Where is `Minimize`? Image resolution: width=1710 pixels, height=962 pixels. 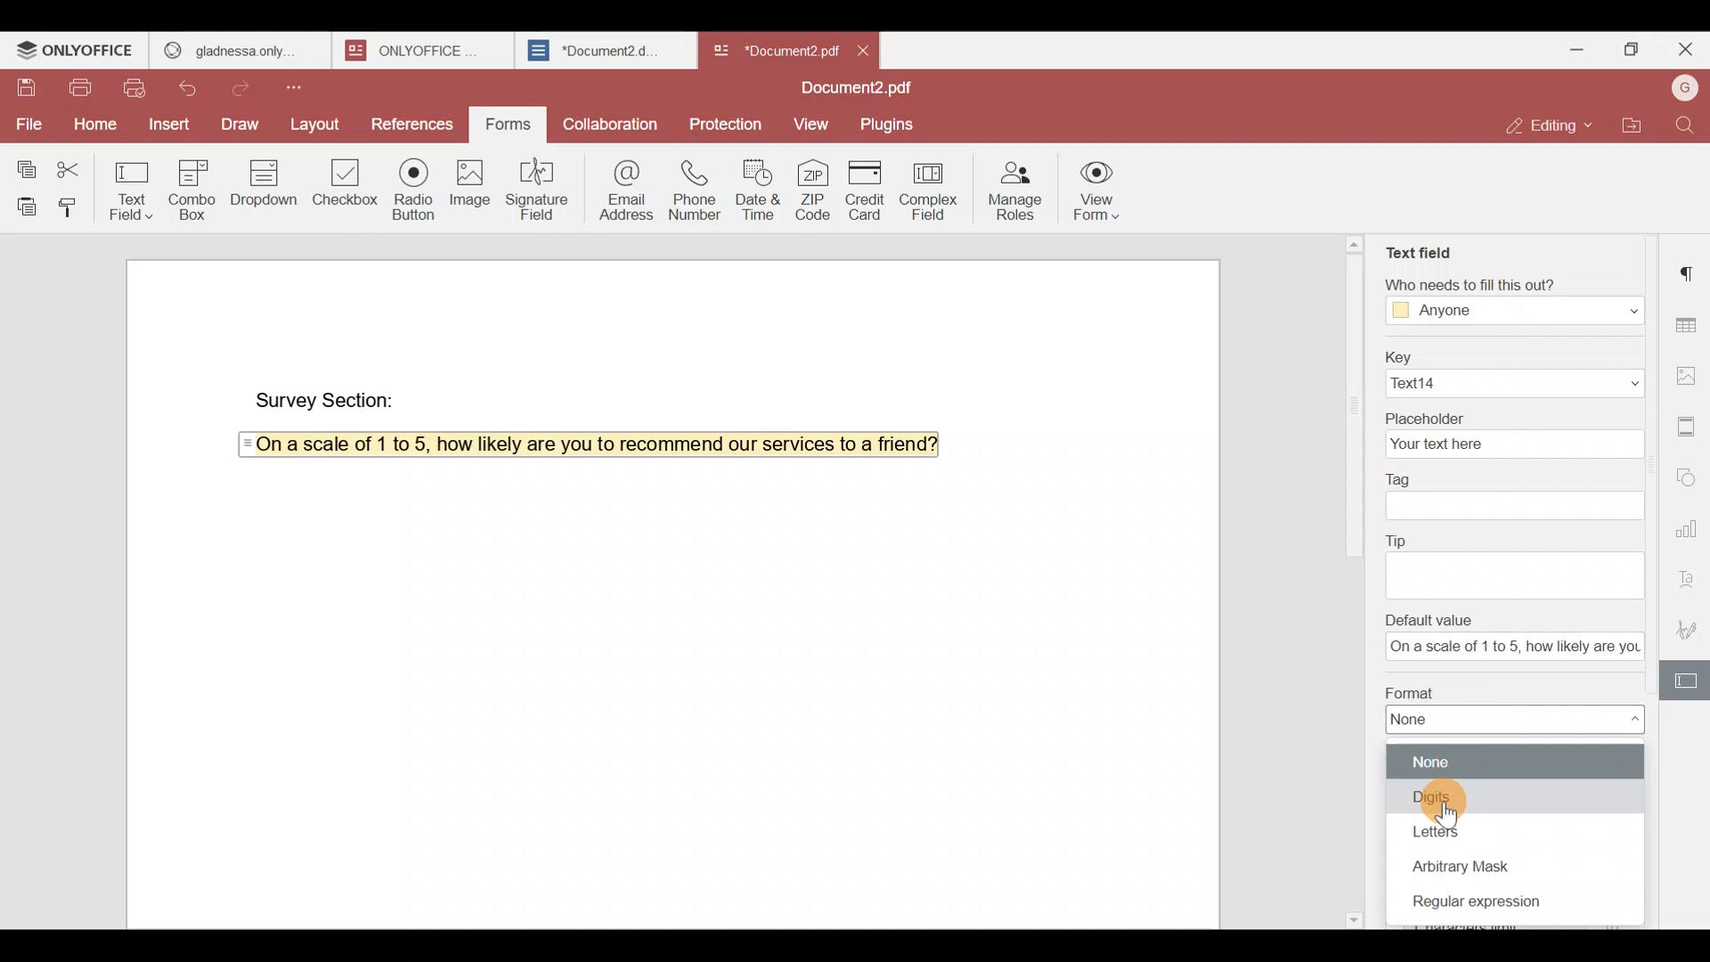
Minimize is located at coordinates (1583, 50).